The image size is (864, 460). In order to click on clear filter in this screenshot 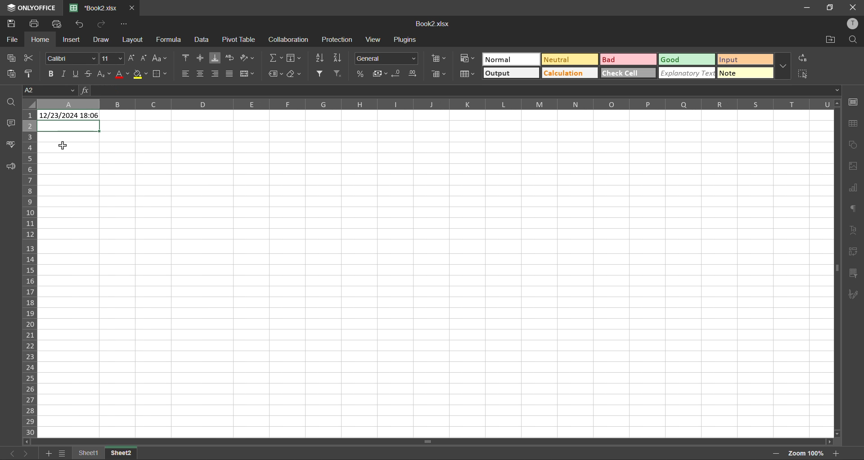, I will do `click(338, 72)`.